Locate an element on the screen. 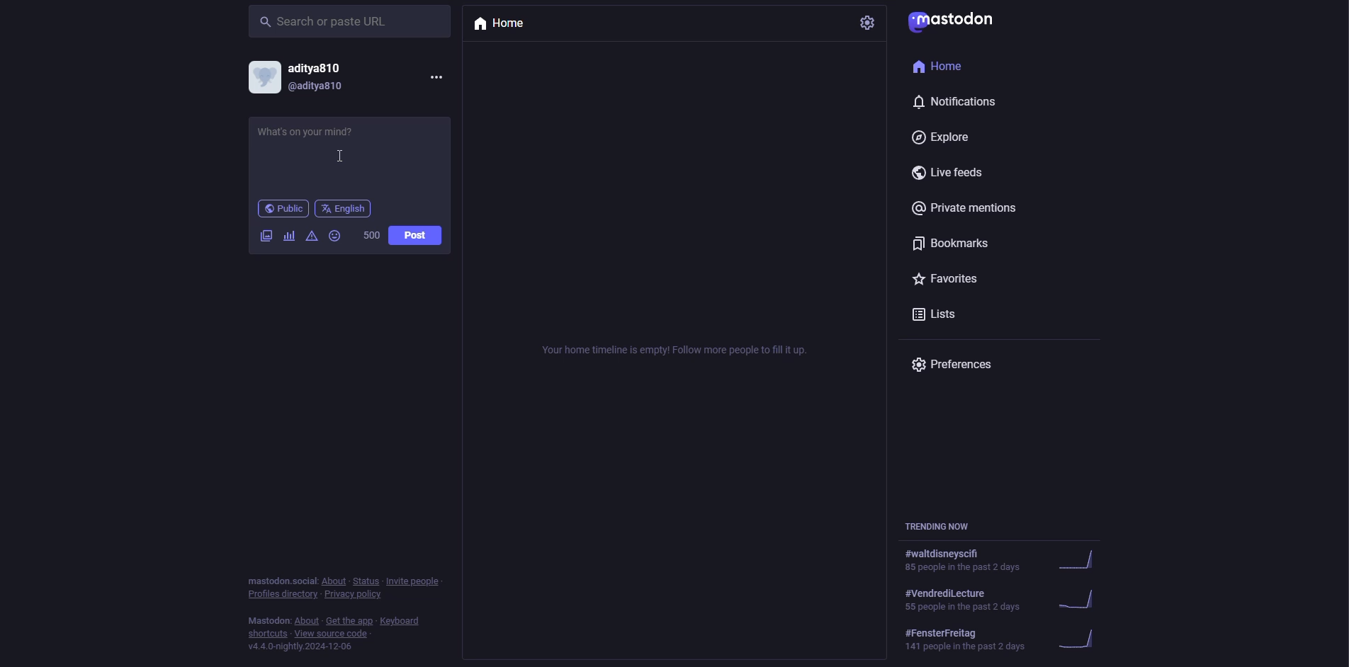  settings is located at coordinates (869, 23).